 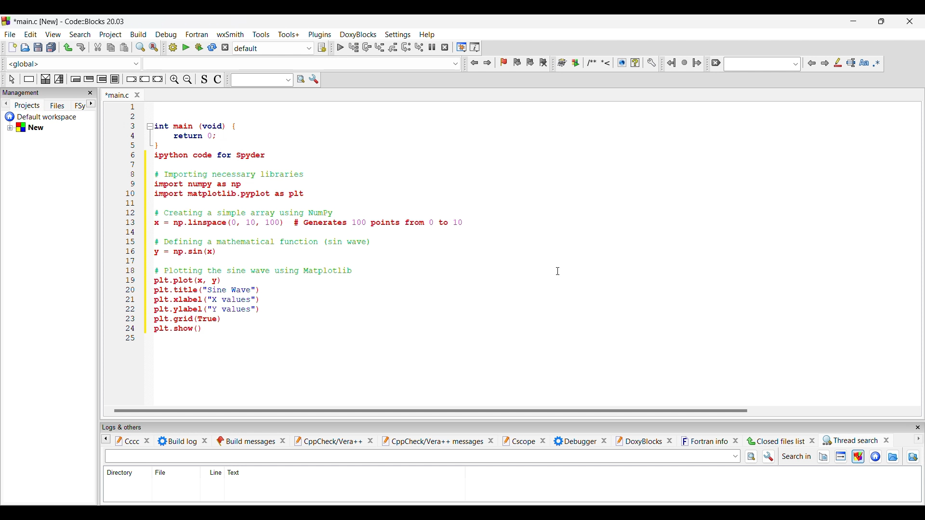 I want to click on , so click(x=523, y=440).